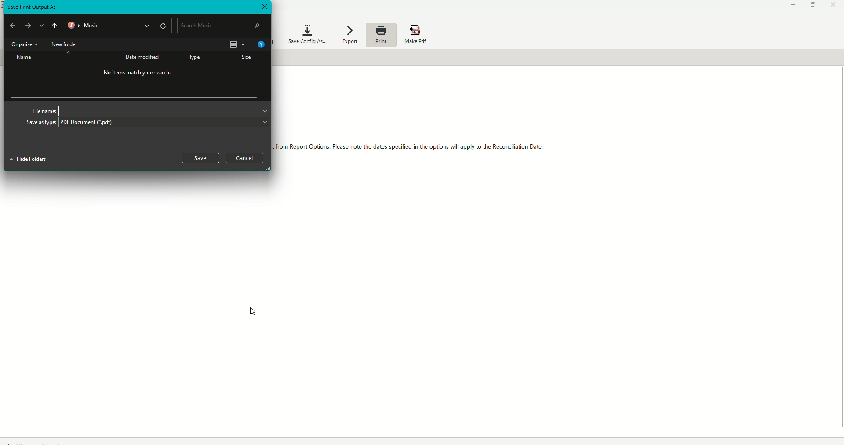 The height and width of the screenshot is (445, 844). What do you see at coordinates (136, 73) in the screenshot?
I see `No items match` at bounding box center [136, 73].